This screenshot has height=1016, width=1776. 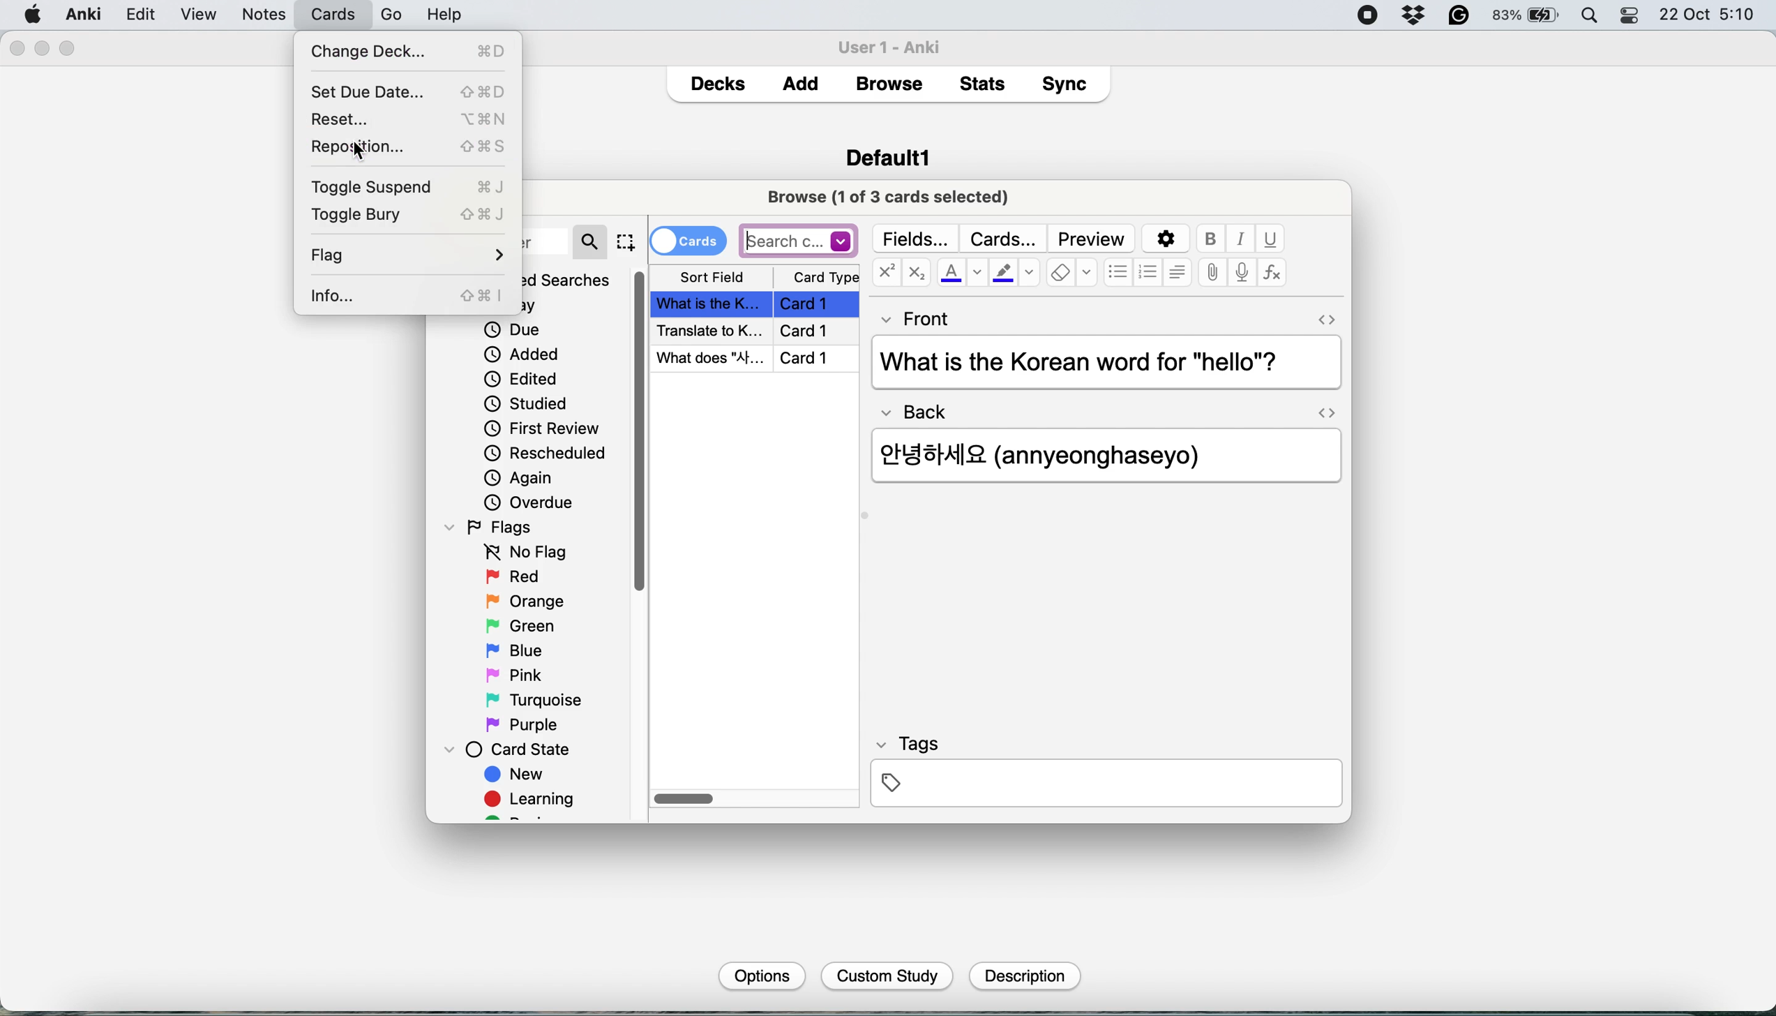 What do you see at coordinates (512, 329) in the screenshot?
I see `due` at bounding box center [512, 329].